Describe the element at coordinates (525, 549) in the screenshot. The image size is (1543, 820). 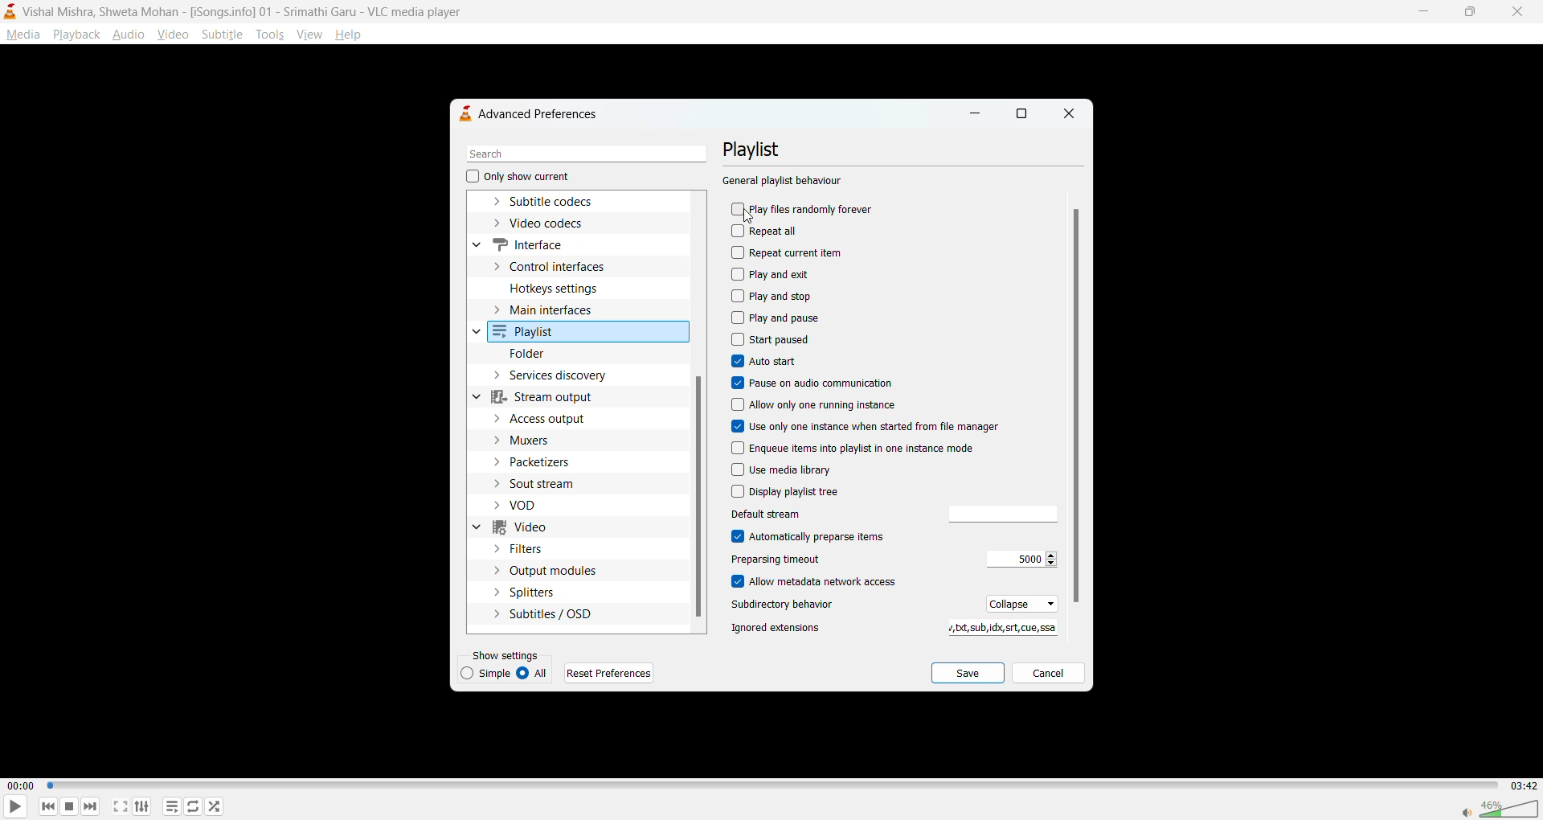
I see `filters` at that location.